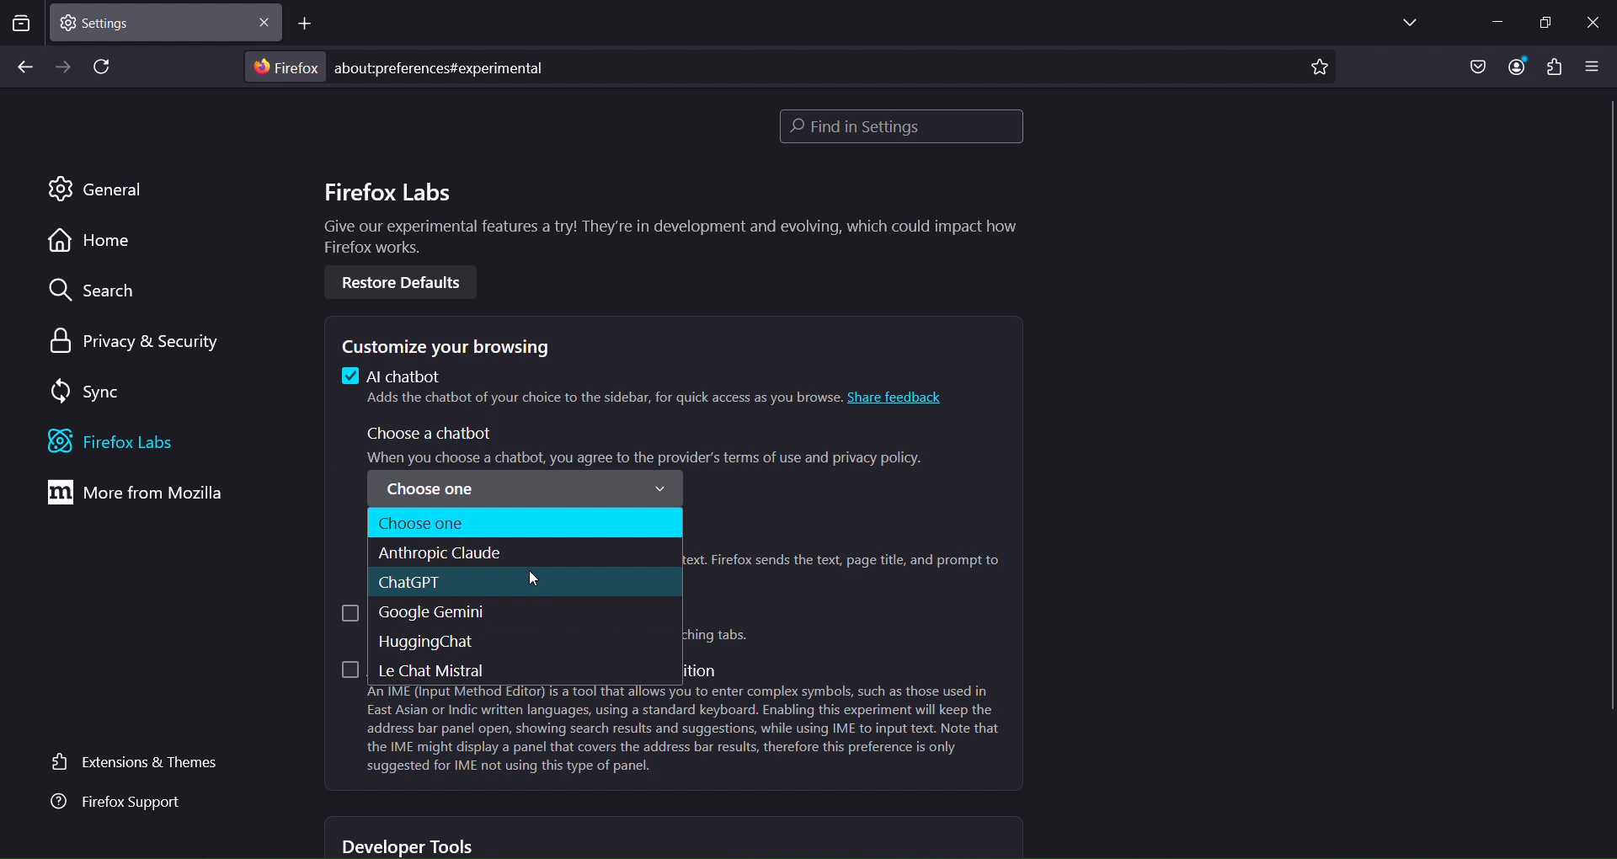 This screenshot has width=1617, height=859. What do you see at coordinates (129, 340) in the screenshot?
I see `privacy and security` at bounding box center [129, 340].